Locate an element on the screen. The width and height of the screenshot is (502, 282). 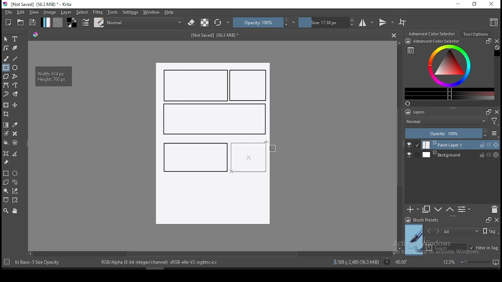
bezier curve selection tool is located at coordinates (6, 200).